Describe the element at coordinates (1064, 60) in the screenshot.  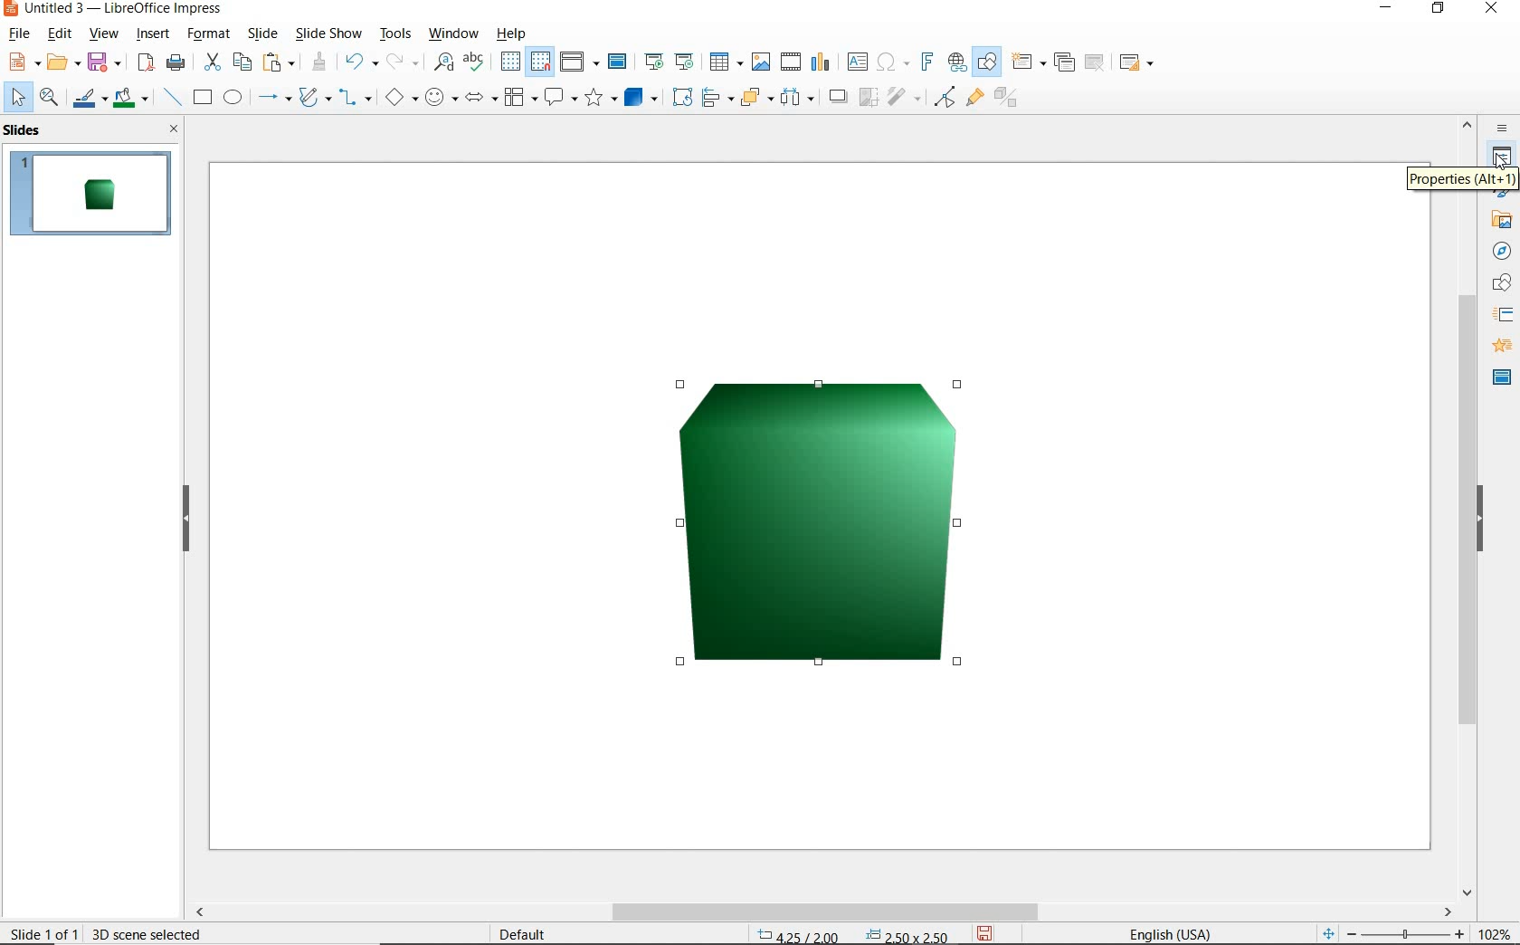
I see `duplicate slide` at that location.